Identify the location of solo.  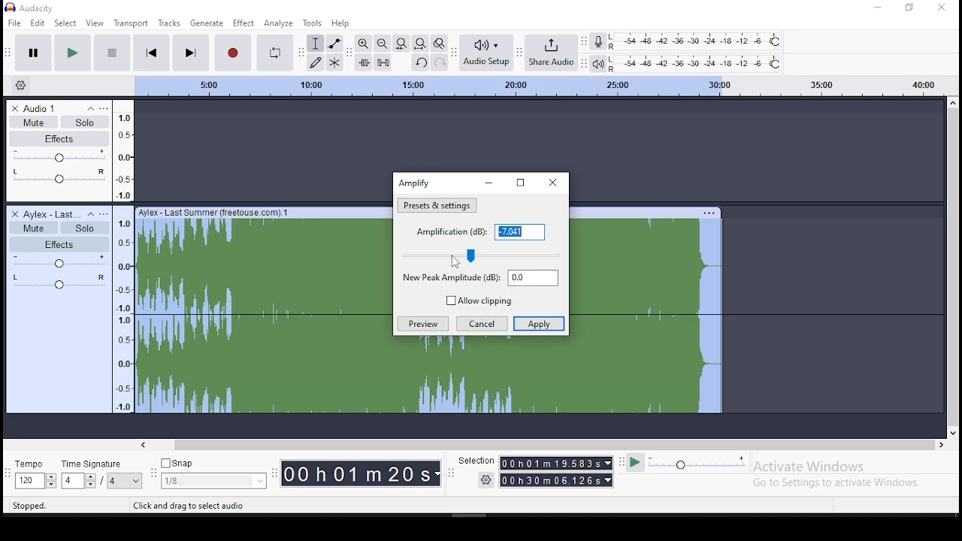
(85, 122).